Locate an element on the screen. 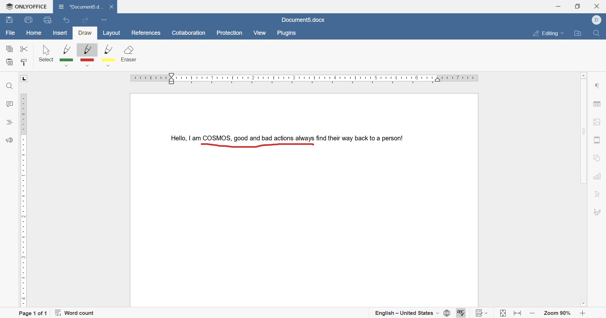 The image size is (606, 318). clear is located at coordinates (130, 55).